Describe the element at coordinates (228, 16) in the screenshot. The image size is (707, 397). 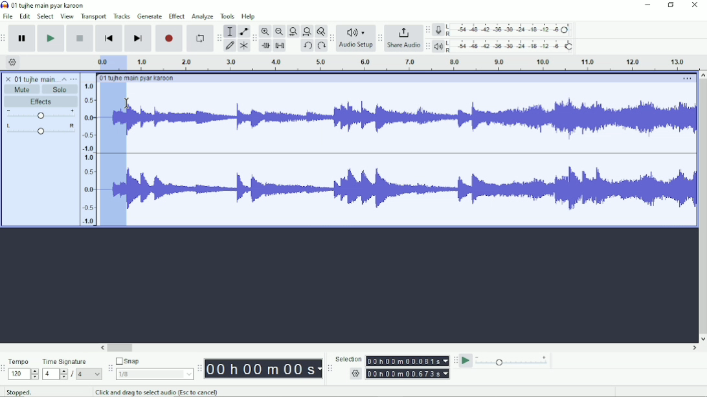
I see `Tools` at that location.